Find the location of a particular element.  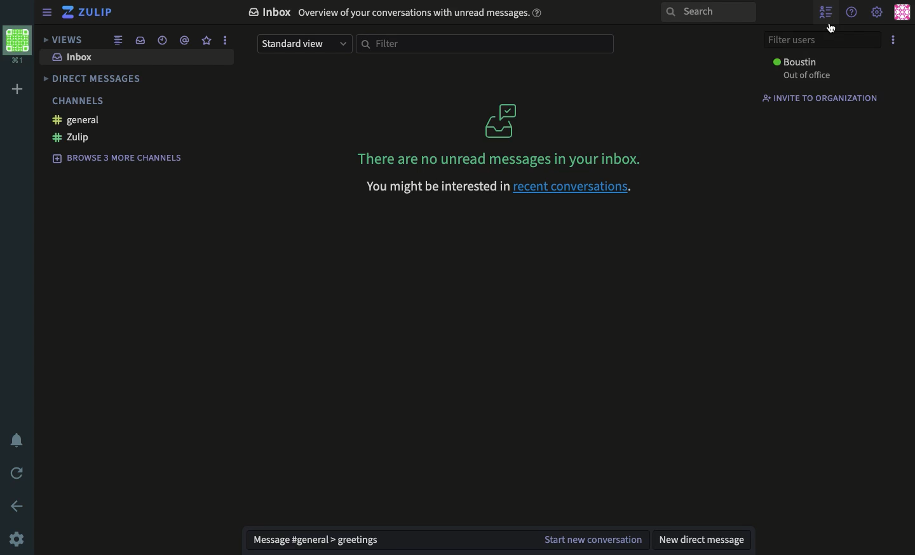

favorite is located at coordinates (206, 39).